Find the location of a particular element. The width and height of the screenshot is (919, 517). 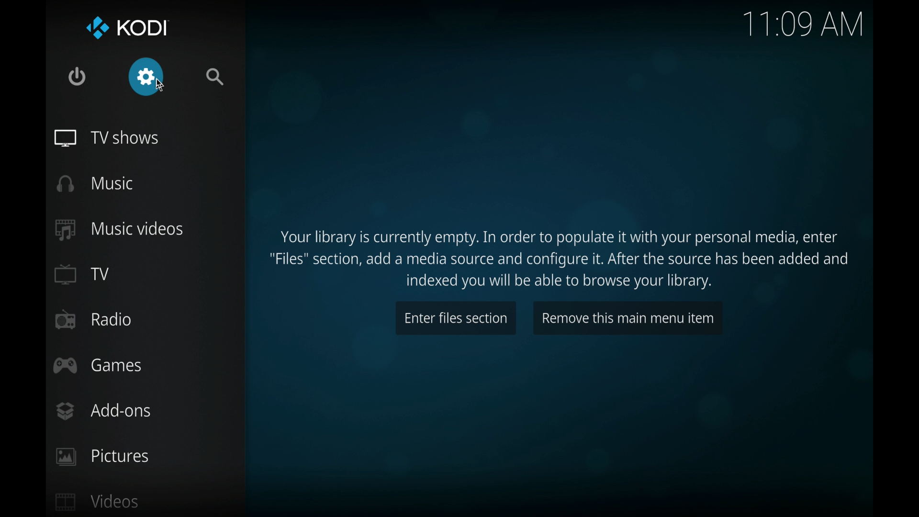

add-ons is located at coordinates (103, 411).